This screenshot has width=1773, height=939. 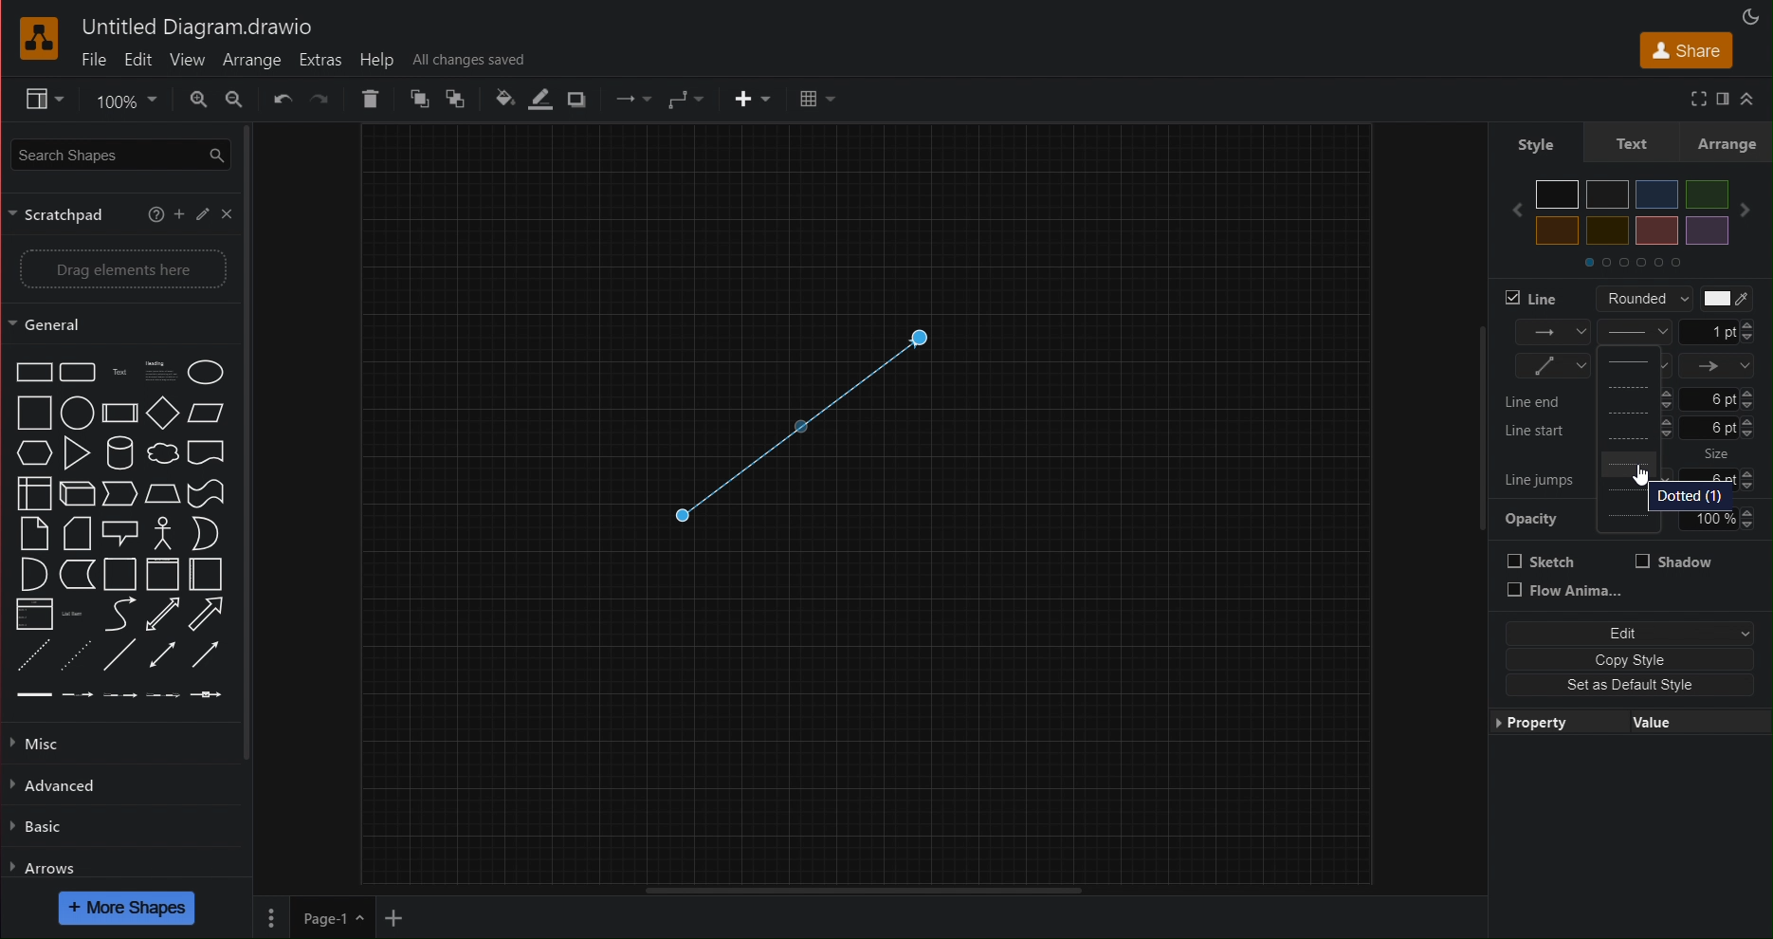 I want to click on Line Color, so click(x=537, y=101).